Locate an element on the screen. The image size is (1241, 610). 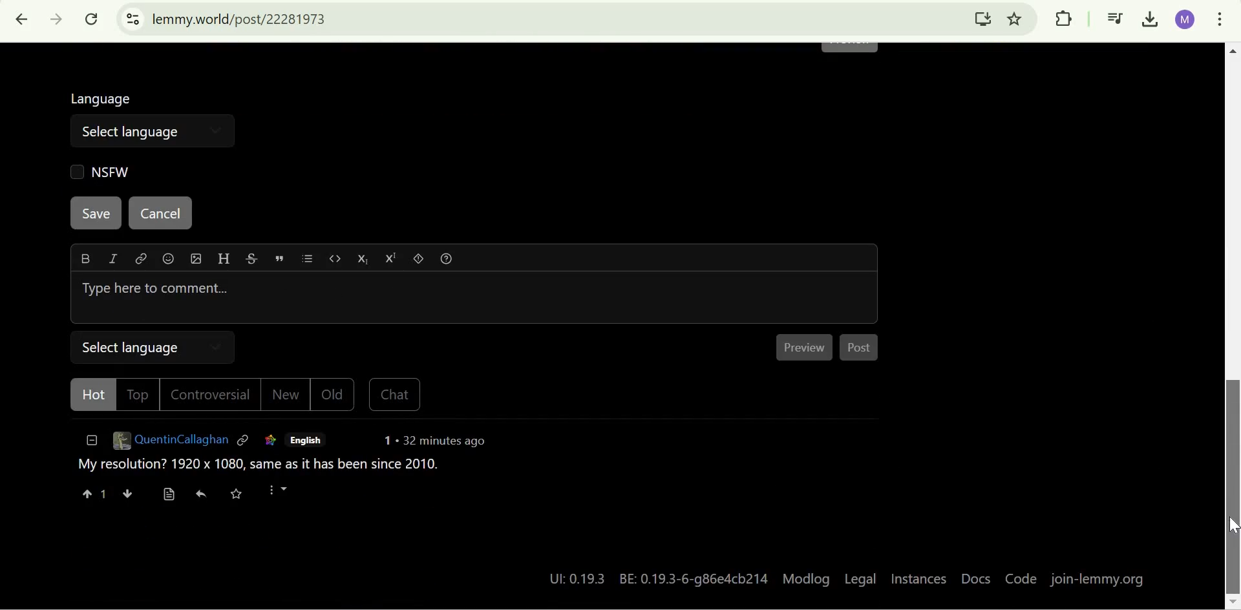
reply is located at coordinates (203, 496).